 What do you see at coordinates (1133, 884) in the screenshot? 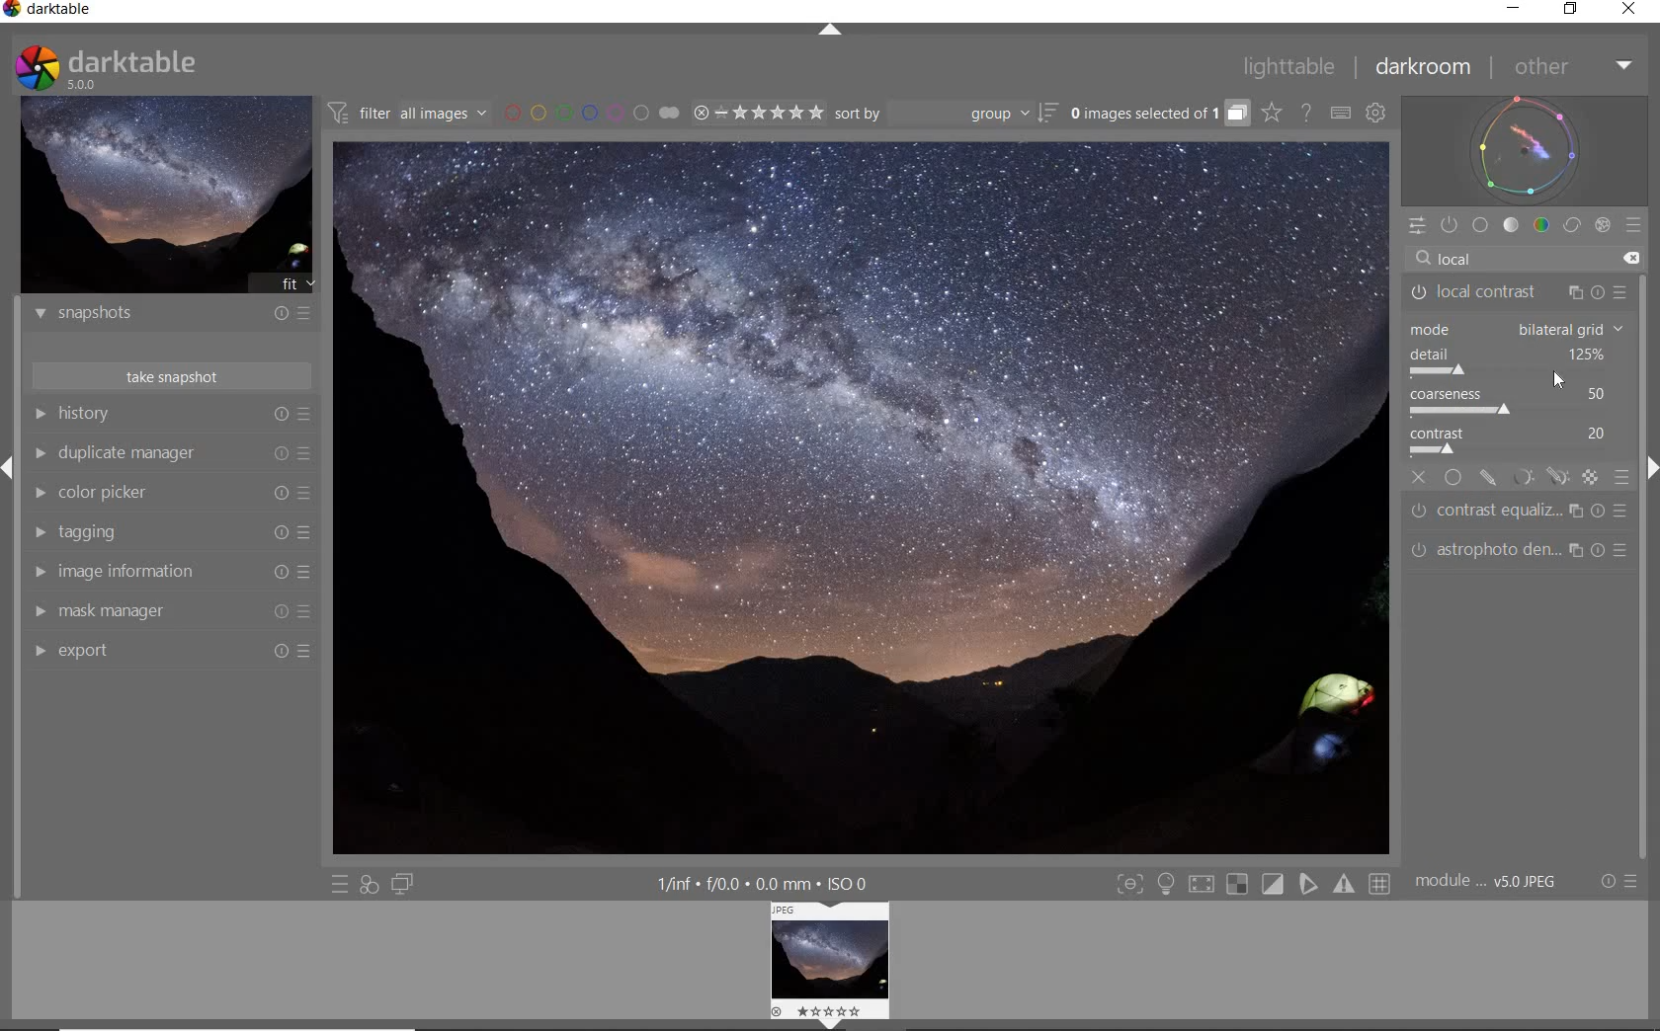
I see `toggle focus-peaking mode` at bounding box center [1133, 884].